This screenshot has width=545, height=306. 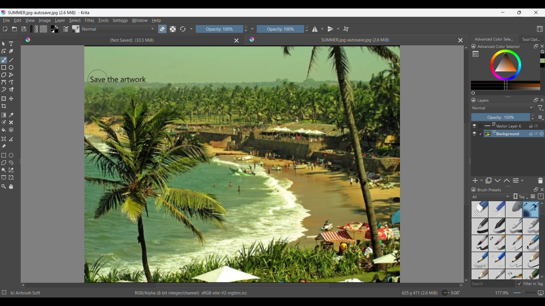 I want to click on Duplicate layer or mask, so click(x=488, y=180).